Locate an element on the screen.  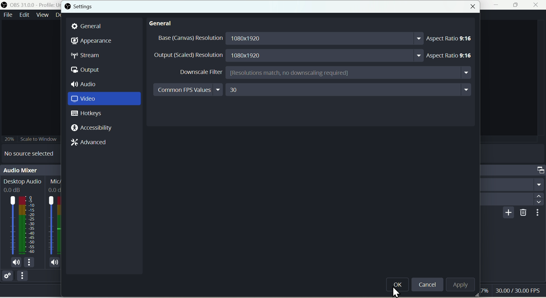
Scale to window is located at coordinates (32, 138).